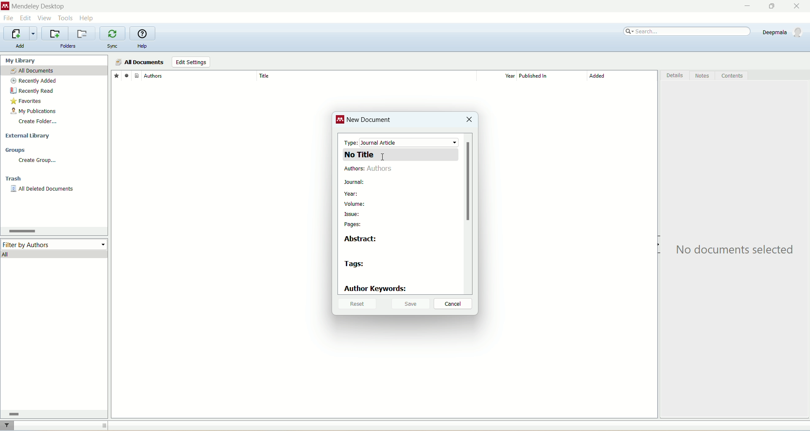 This screenshot has height=431, width=810. Describe the element at coordinates (66, 17) in the screenshot. I see `tools` at that location.